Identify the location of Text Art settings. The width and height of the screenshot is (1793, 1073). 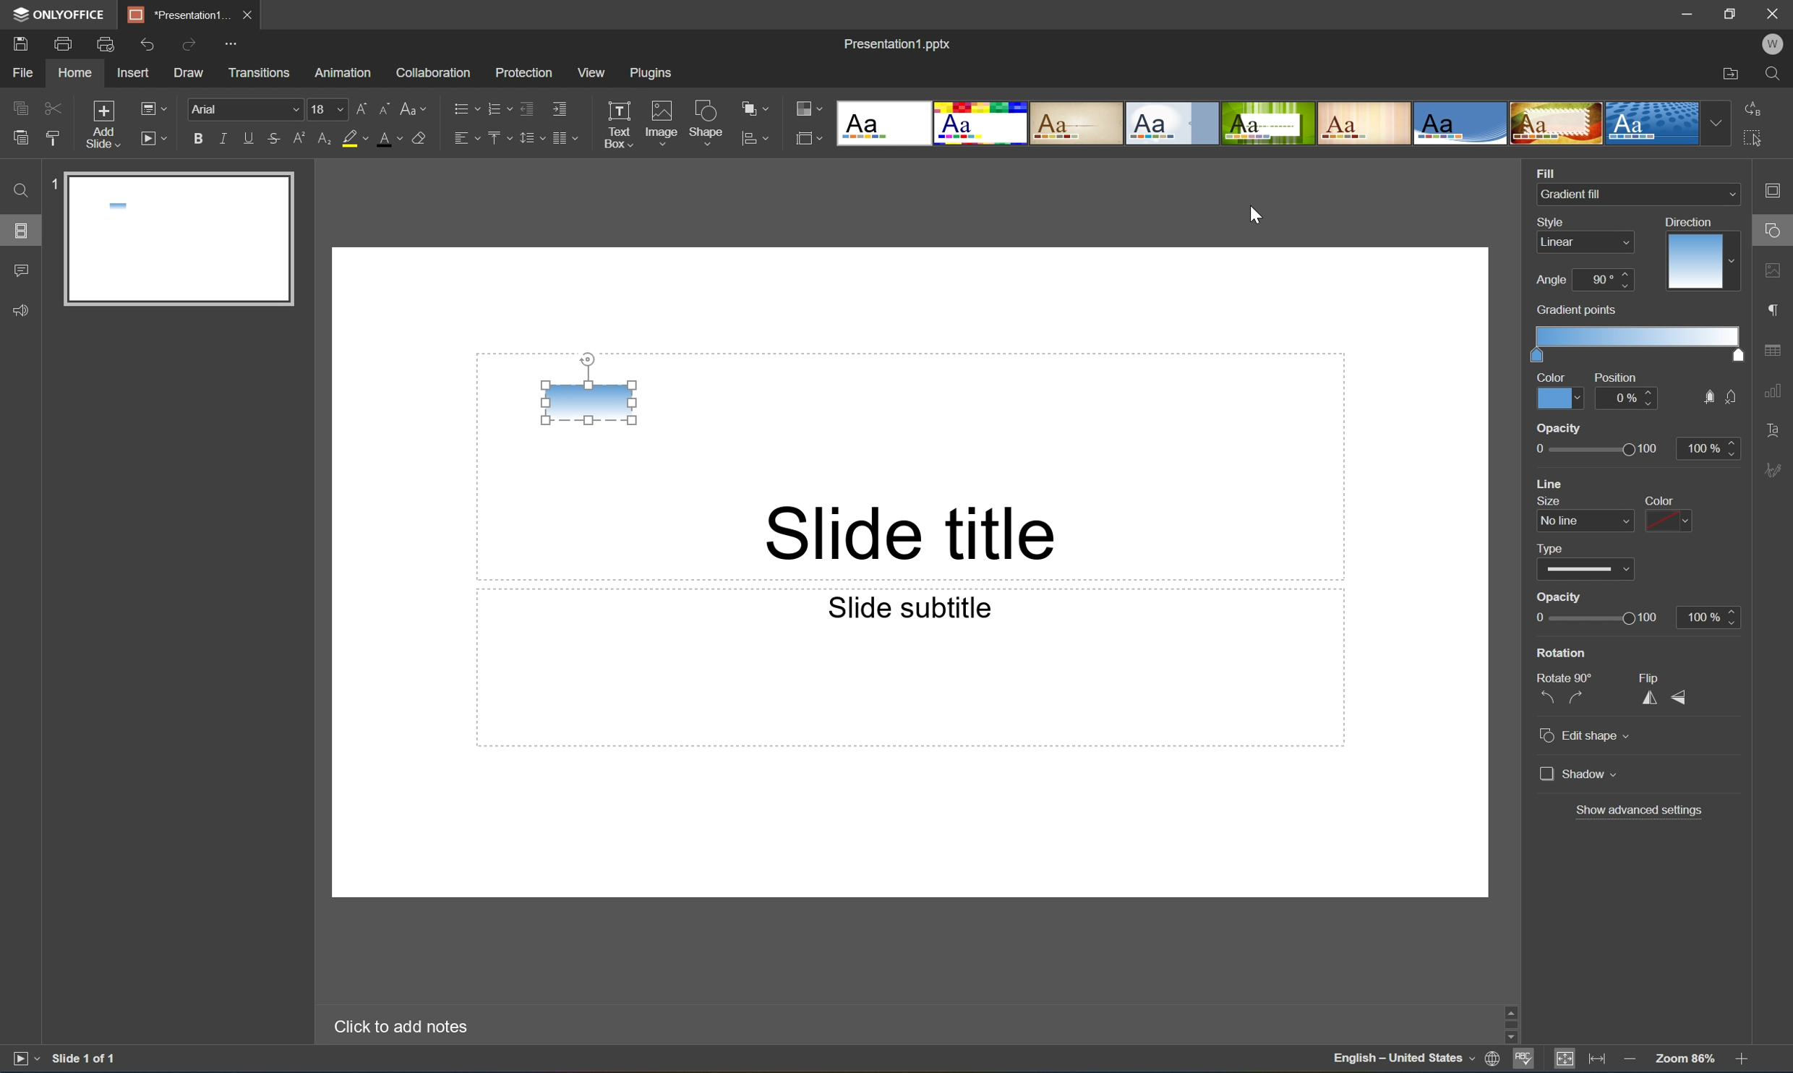
(1774, 429).